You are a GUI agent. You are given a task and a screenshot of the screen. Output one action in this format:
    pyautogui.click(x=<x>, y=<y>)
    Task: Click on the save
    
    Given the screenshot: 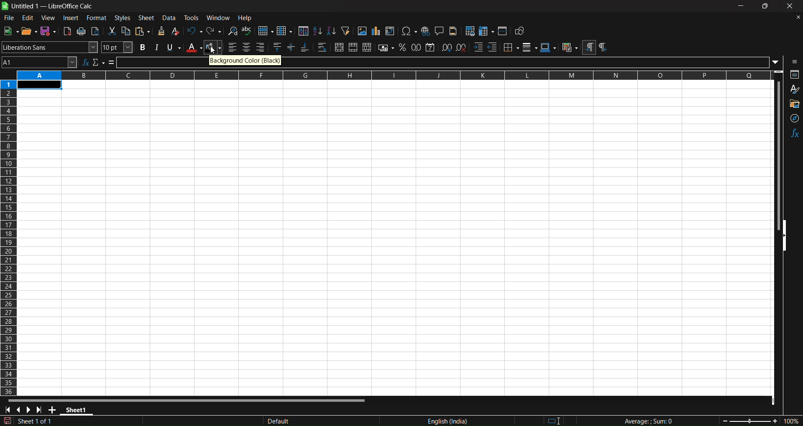 What is the action you would take?
    pyautogui.click(x=48, y=30)
    